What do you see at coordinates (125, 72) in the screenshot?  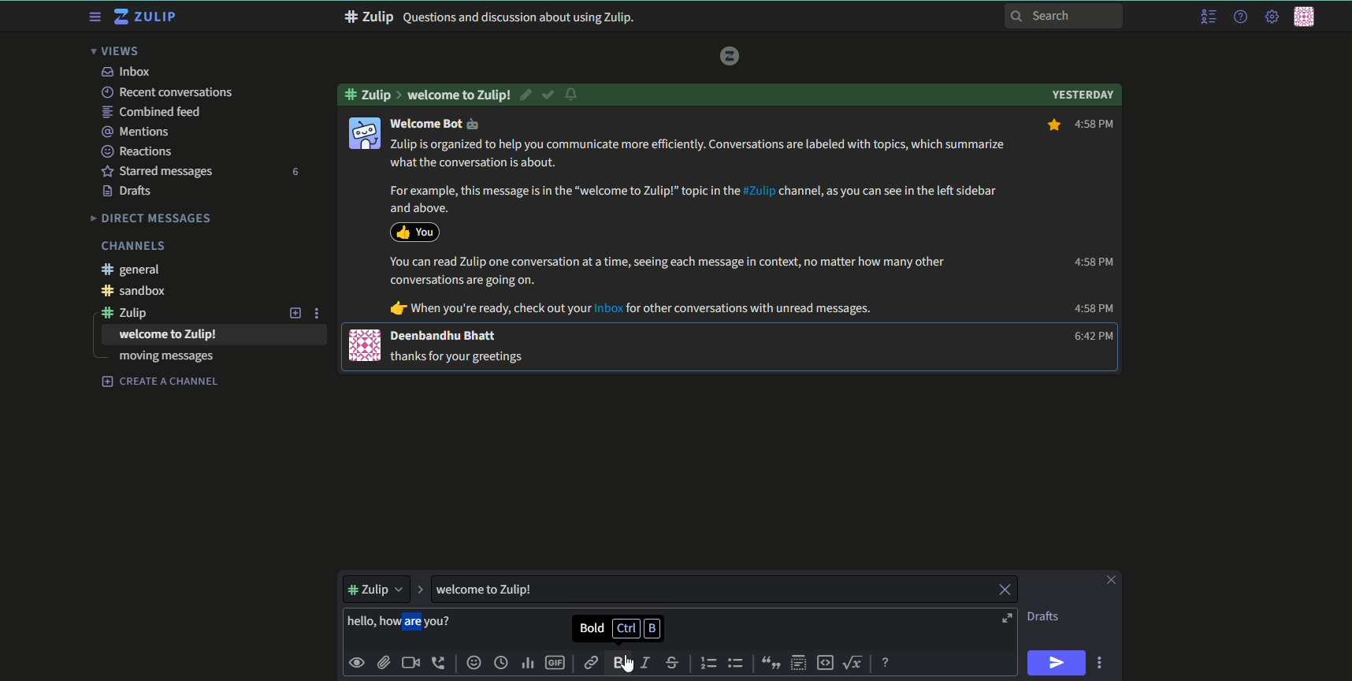 I see `inbox` at bounding box center [125, 72].